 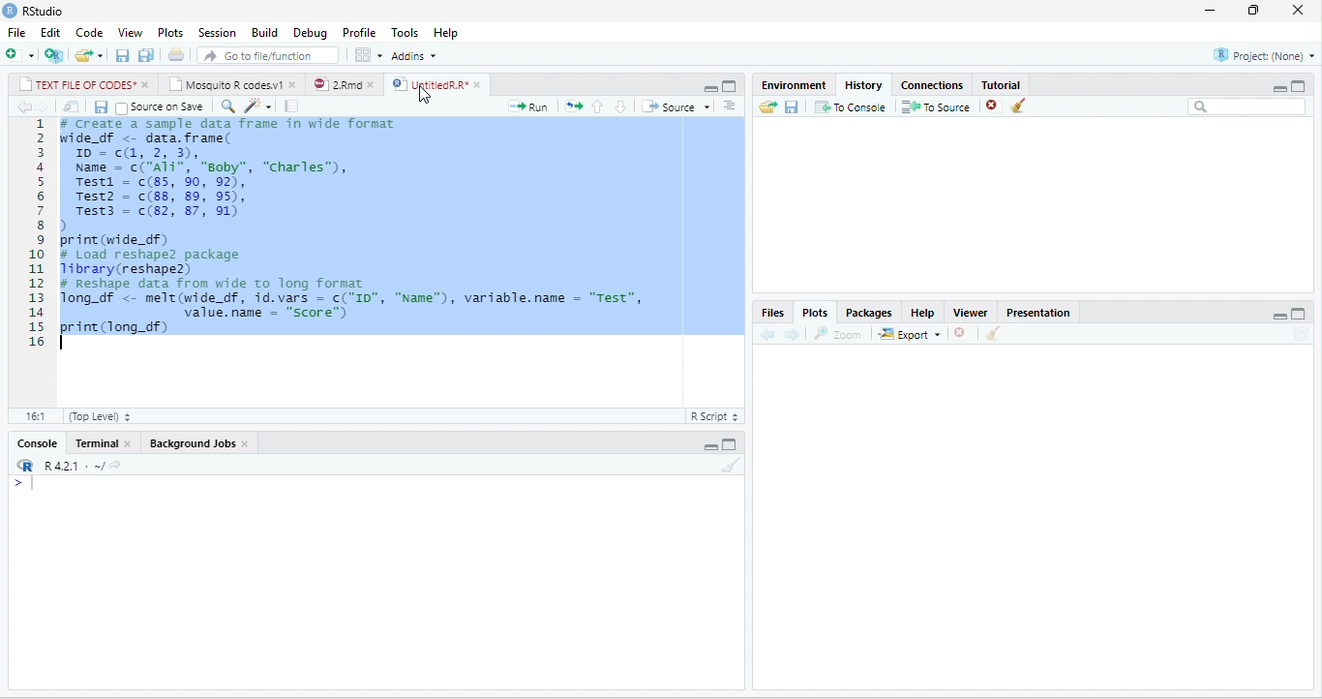 I want to click on # Reshape data from wide to long format

Tong_df <- melt(wide_df, id.vars = c("ID", "Name"), variable.name = "Test",
value.name = “score”)

print(long_df), so click(x=364, y=306).